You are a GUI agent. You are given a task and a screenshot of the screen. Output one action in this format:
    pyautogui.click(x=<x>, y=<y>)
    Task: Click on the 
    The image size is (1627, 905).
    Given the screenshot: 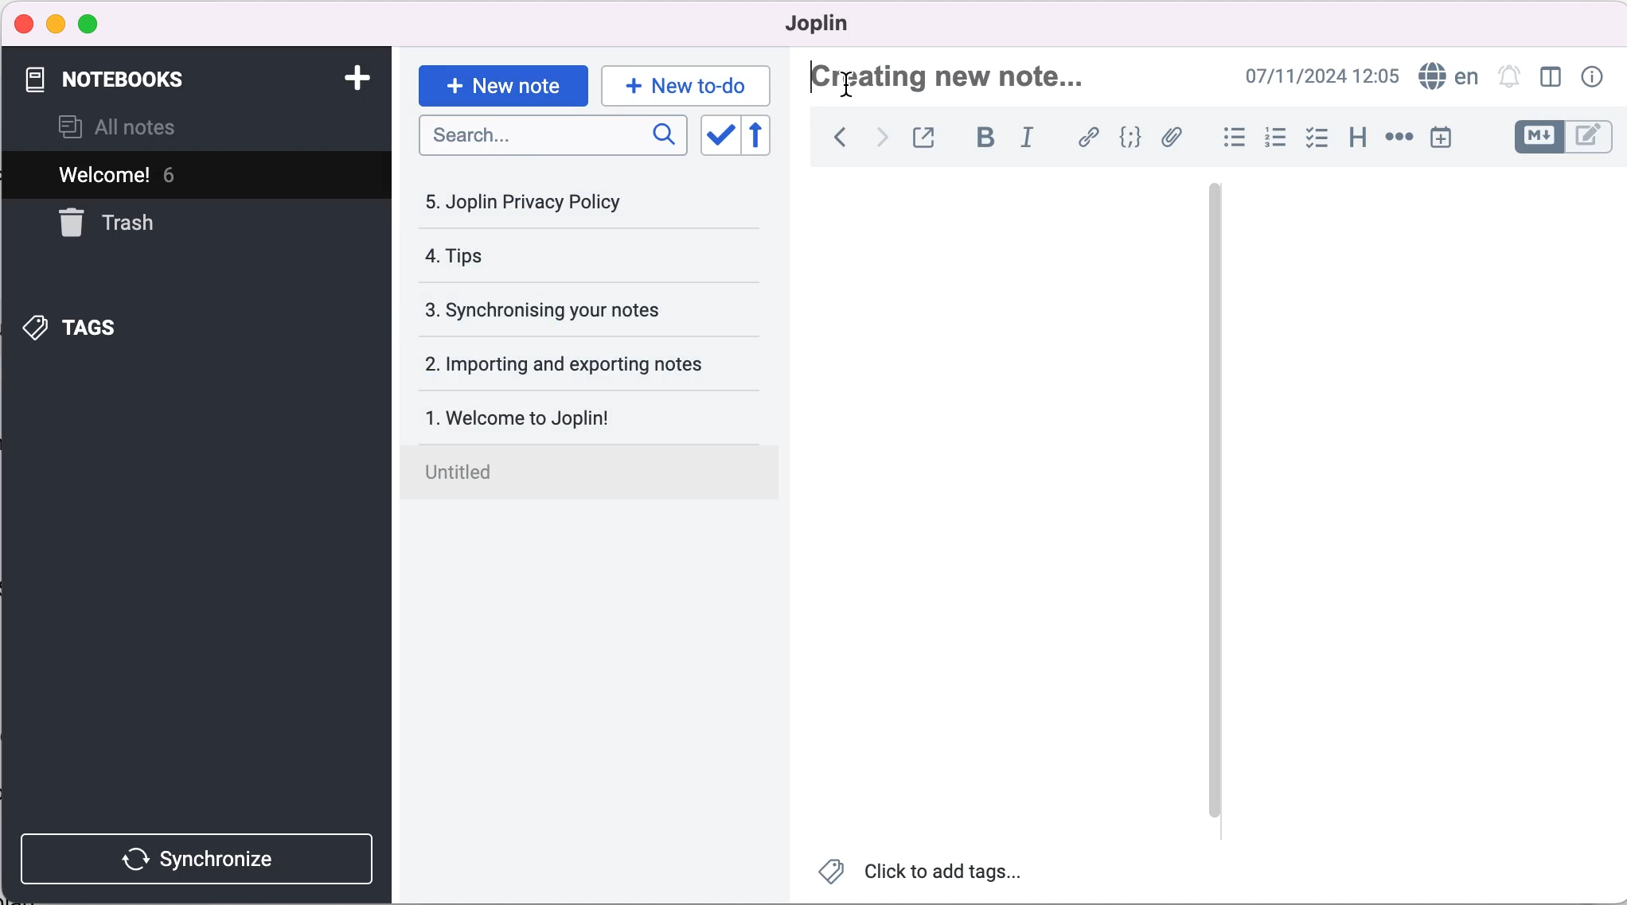 What is the action you would take?
    pyautogui.click(x=1399, y=499)
    